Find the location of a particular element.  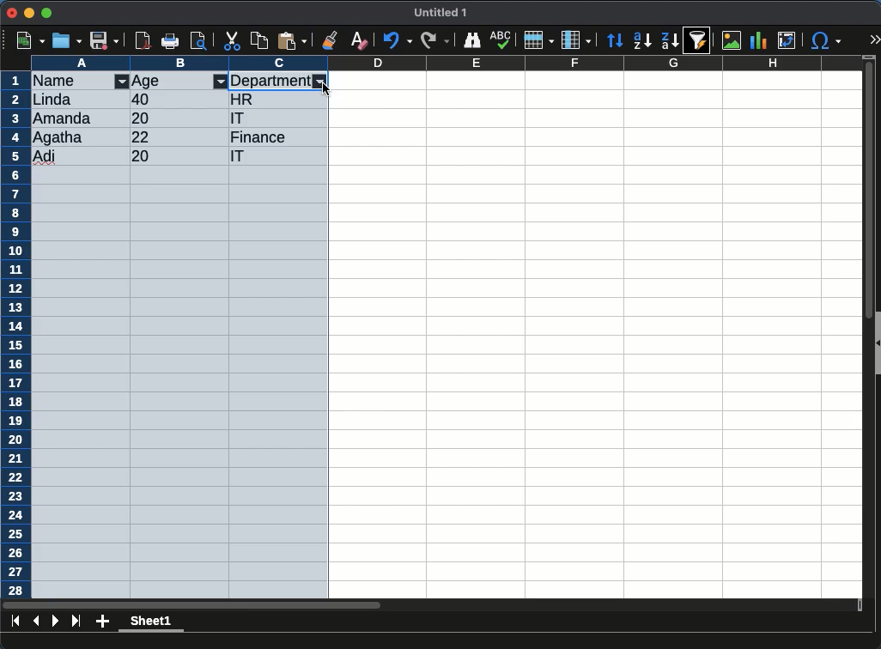

close is located at coordinates (12, 14).